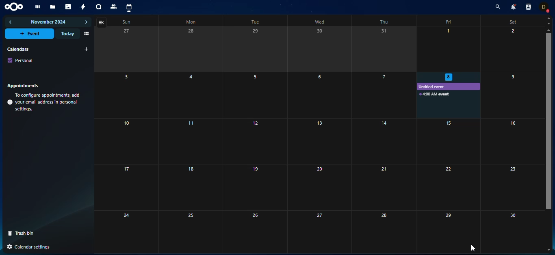 The height and width of the screenshot is (255, 555). Describe the element at coordinates (435, 87) in the screenshot. I see `untitled event` at that location.